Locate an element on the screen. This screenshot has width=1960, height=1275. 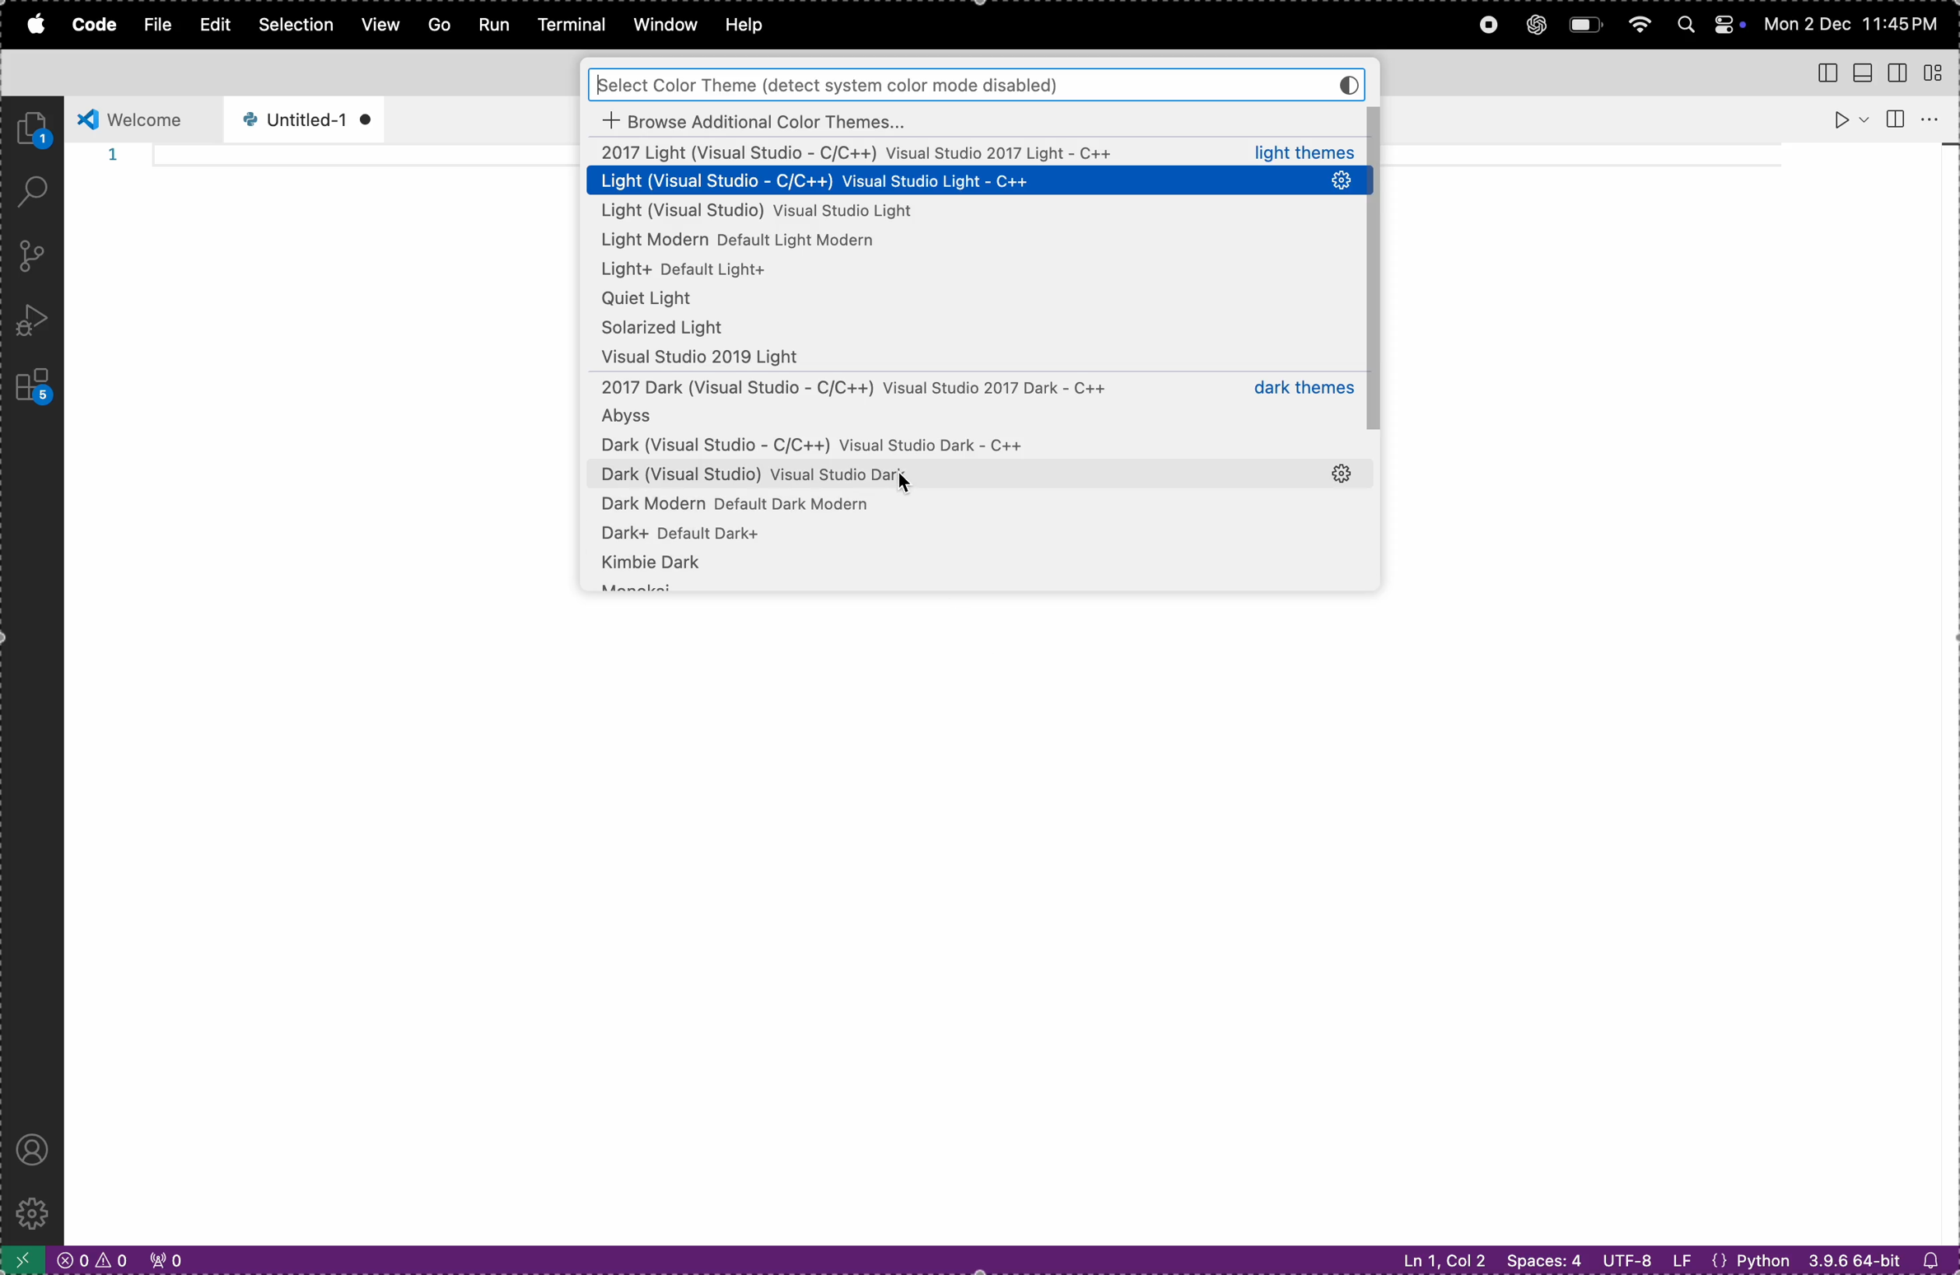
edit is located at coordinates (211, 26).